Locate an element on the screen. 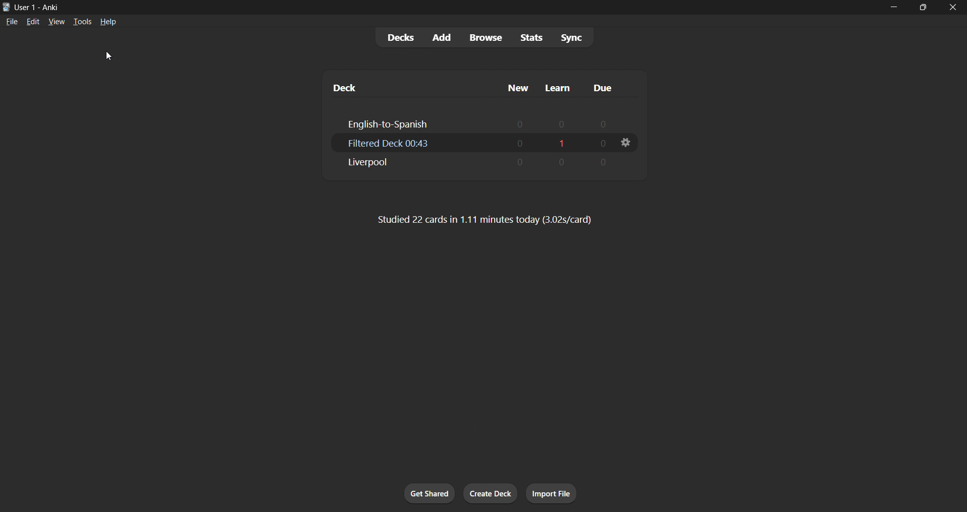 Image resolution: width=967 pixels, height=512 pixels.  is located at coordinates (516, 83).